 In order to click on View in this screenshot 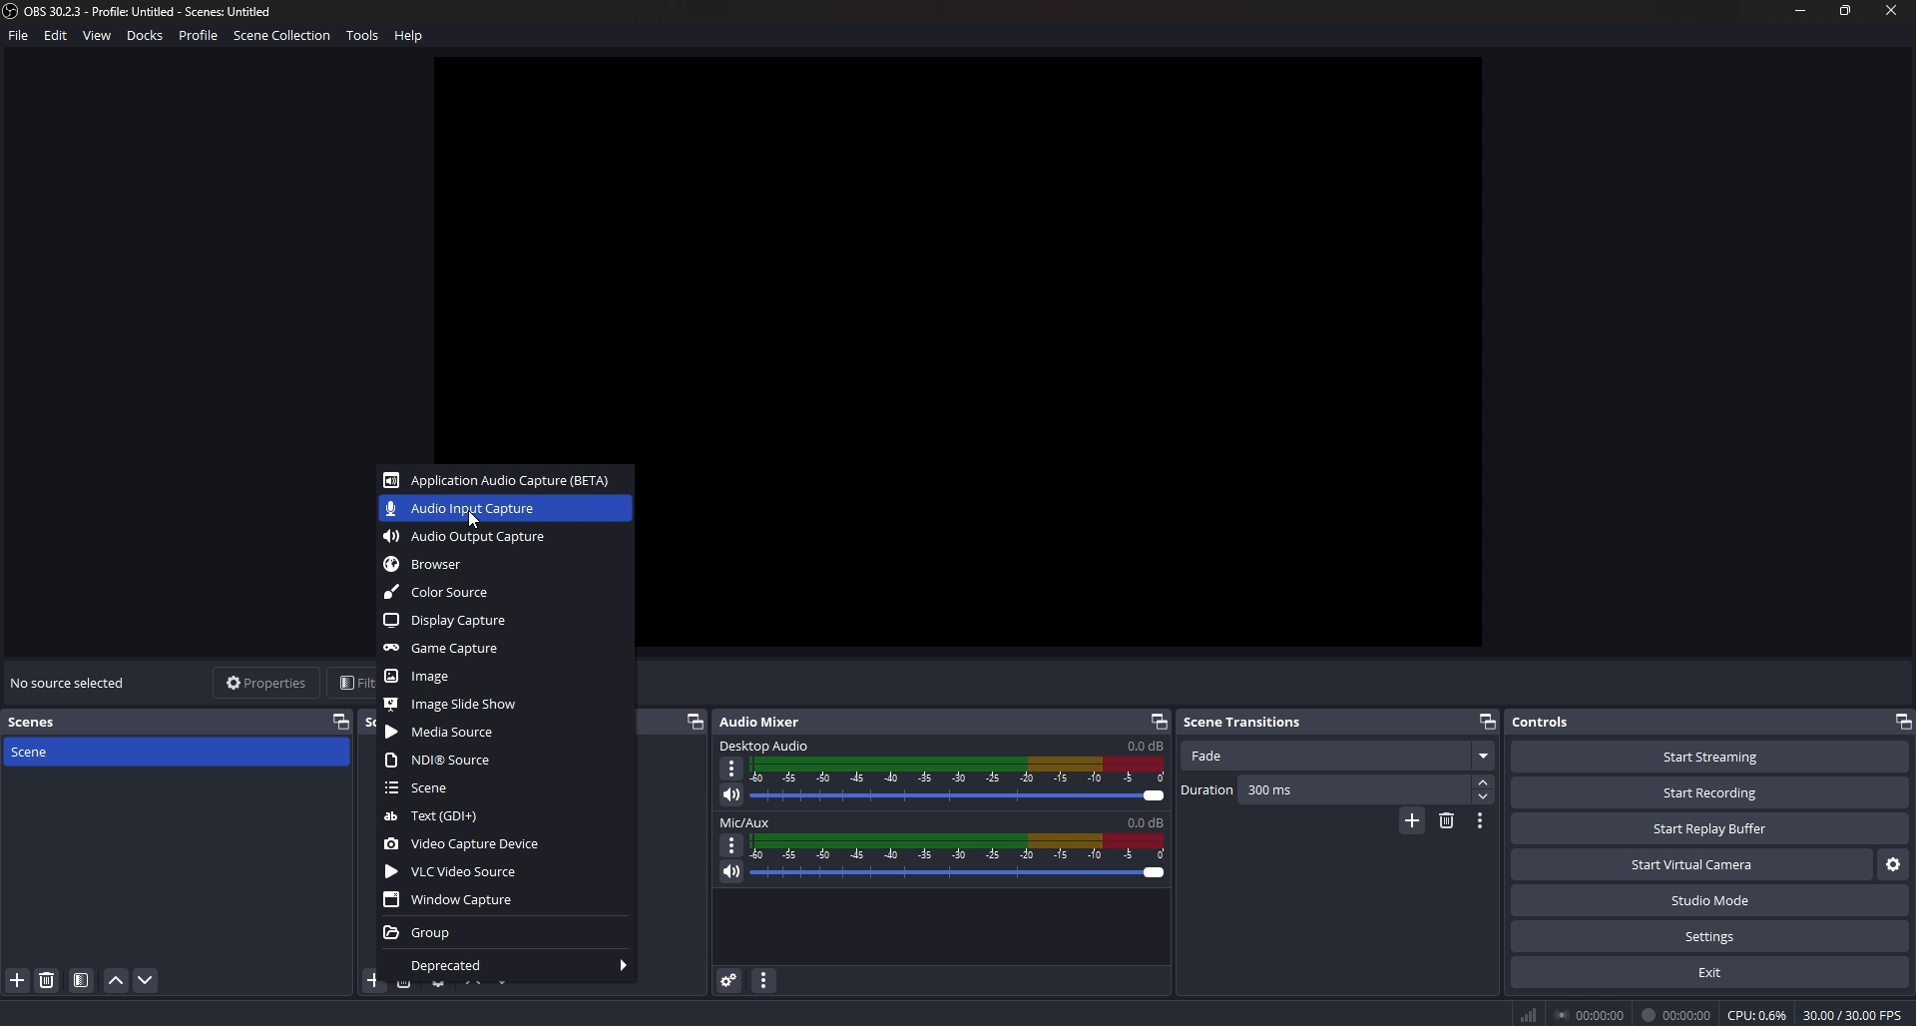, I will do `click(99, 36)`.